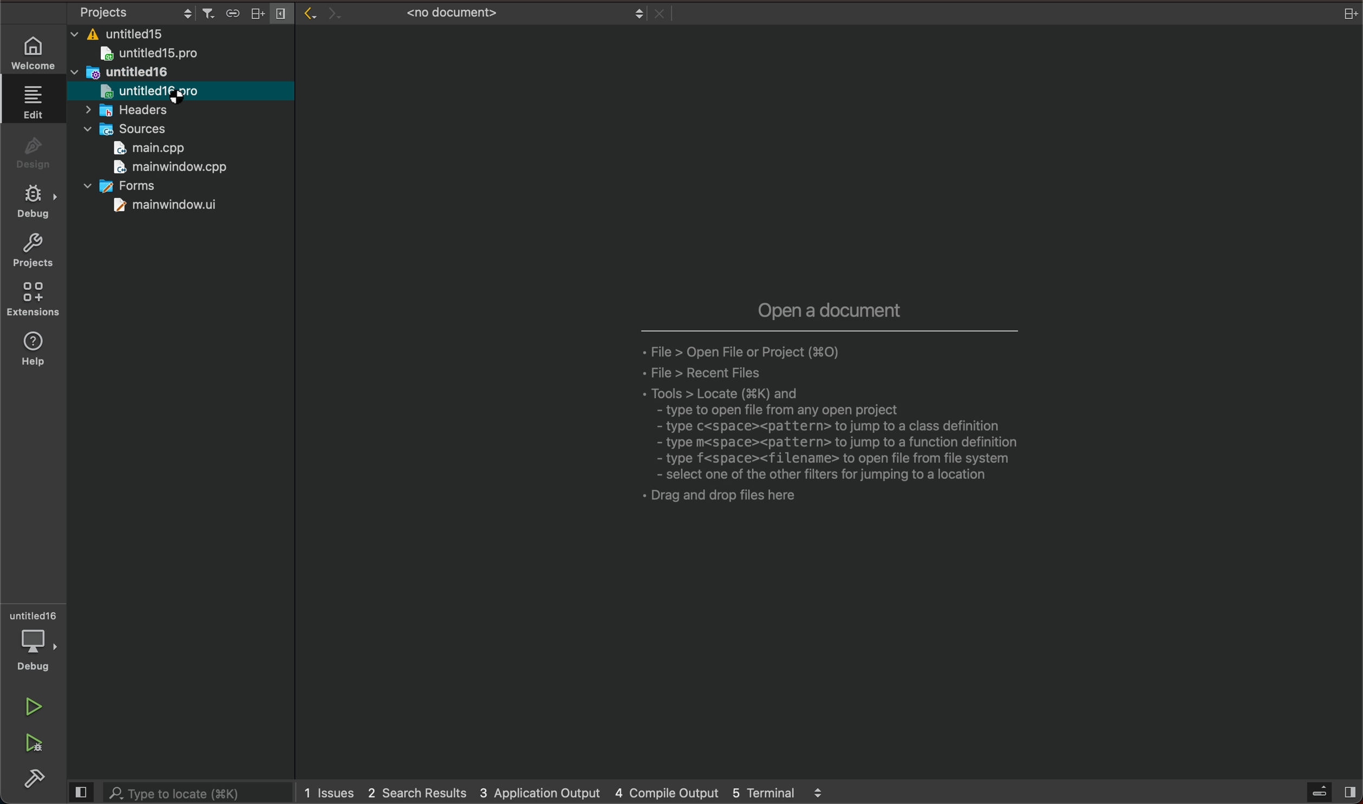 This screenshot has height=804, width=1363. What do you see at coordinates (34, 743) in the screenshot?
I see `run and build` at bounding box center [34, 743].